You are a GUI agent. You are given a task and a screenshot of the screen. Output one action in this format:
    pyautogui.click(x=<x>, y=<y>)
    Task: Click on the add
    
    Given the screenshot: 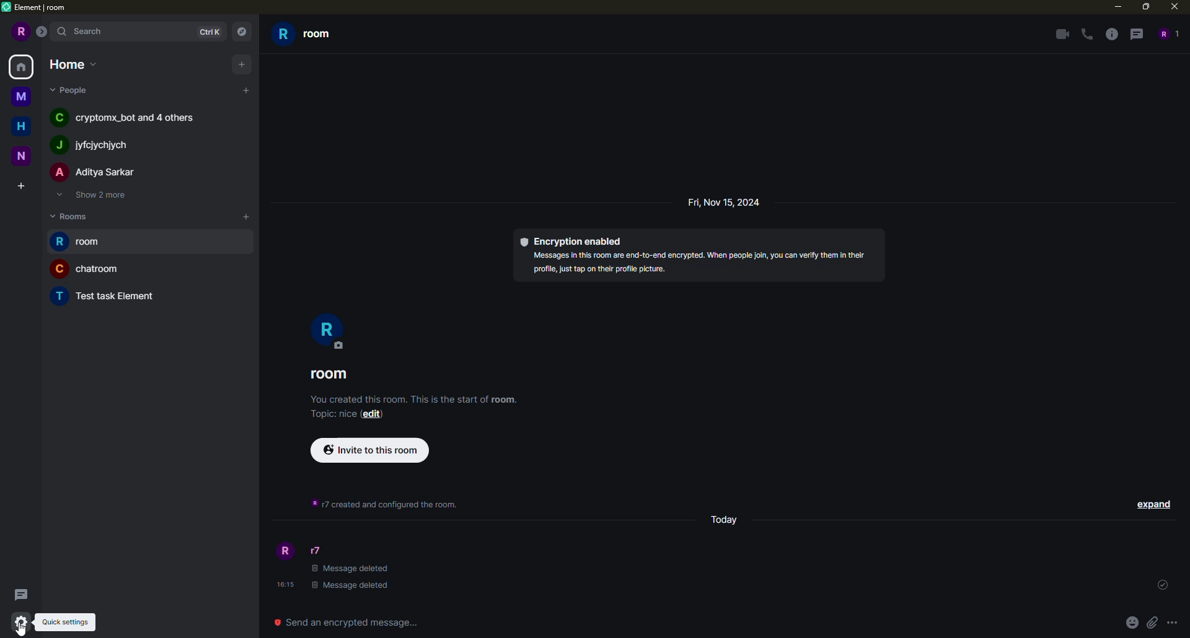 What is the action you would take?
    pyautogui.click(x=242, y=63)
    